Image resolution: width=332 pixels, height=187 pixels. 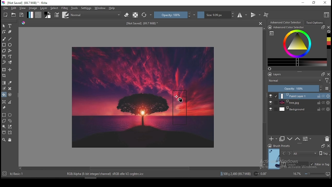 I want to click on image, so click(x=193, y=137).